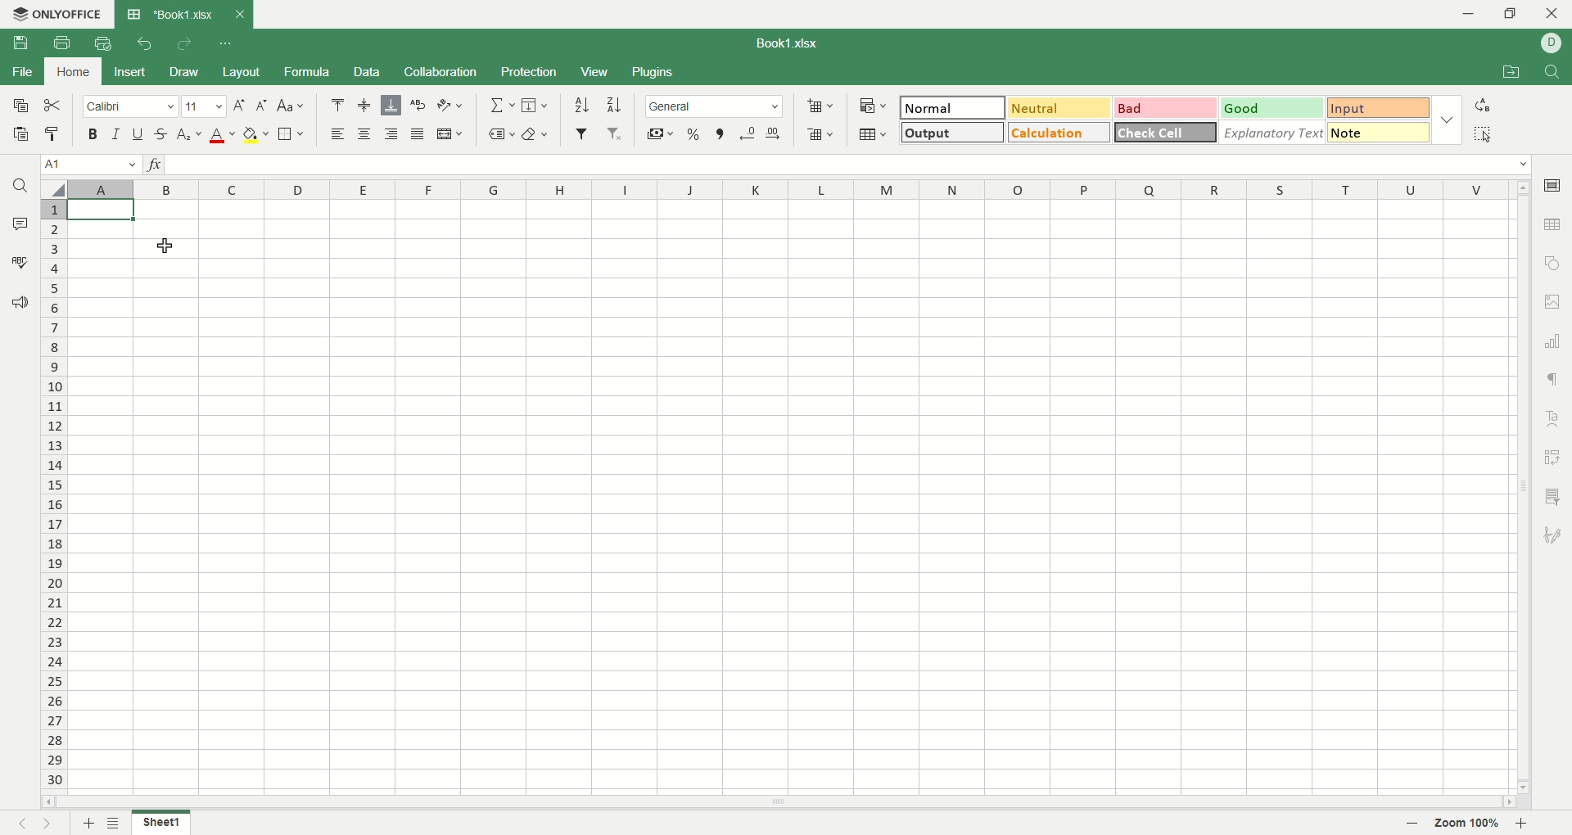 This screenshot has height=835, width=1572. Describe the element at coordinates (584, 133) in the screenshot. I see `filter` at that location.